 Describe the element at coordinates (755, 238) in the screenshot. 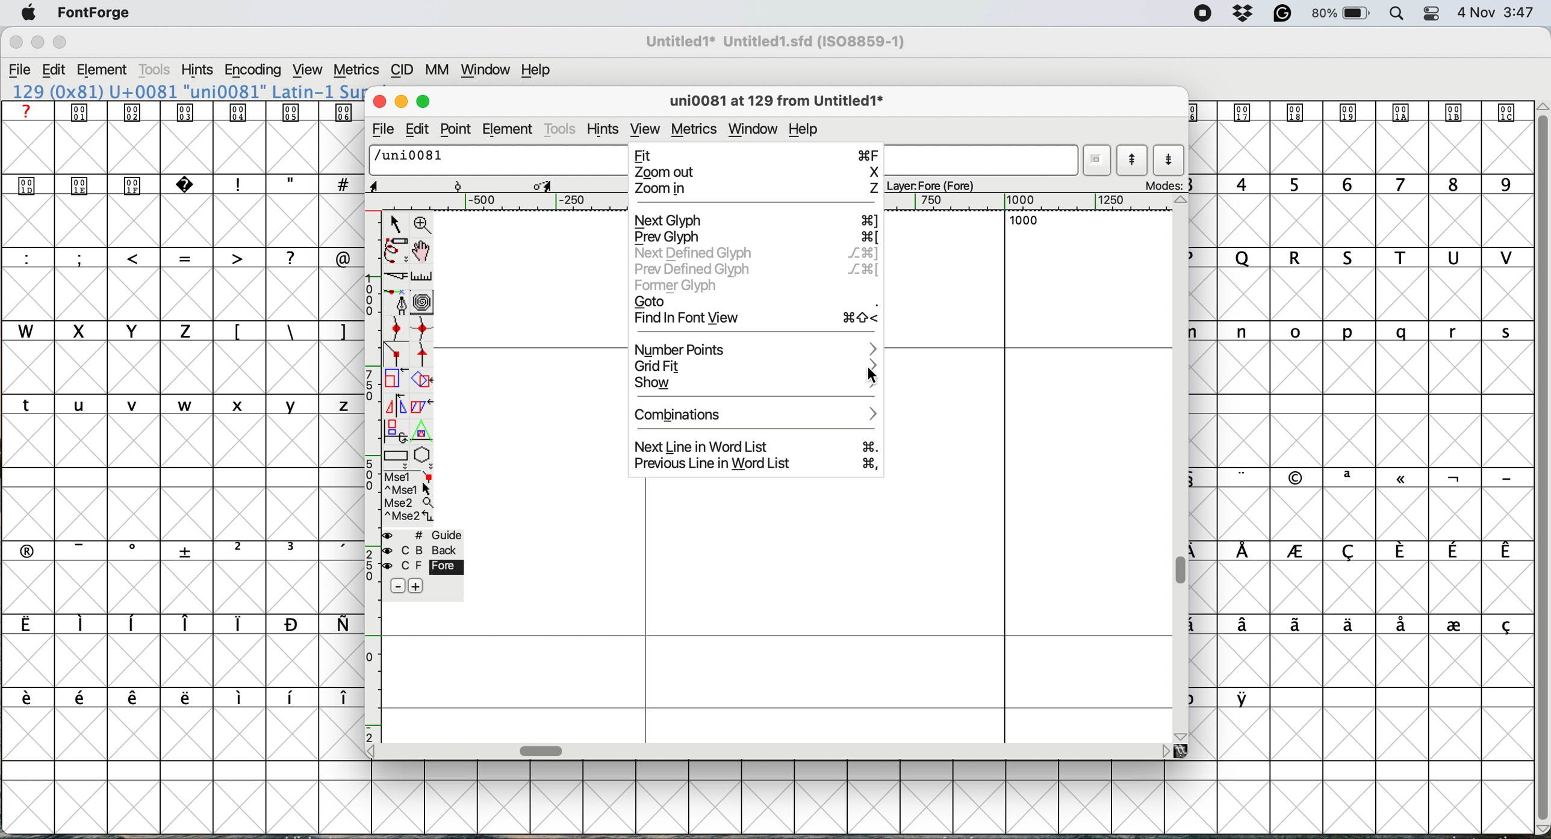

I see `previous glyph` at that location.